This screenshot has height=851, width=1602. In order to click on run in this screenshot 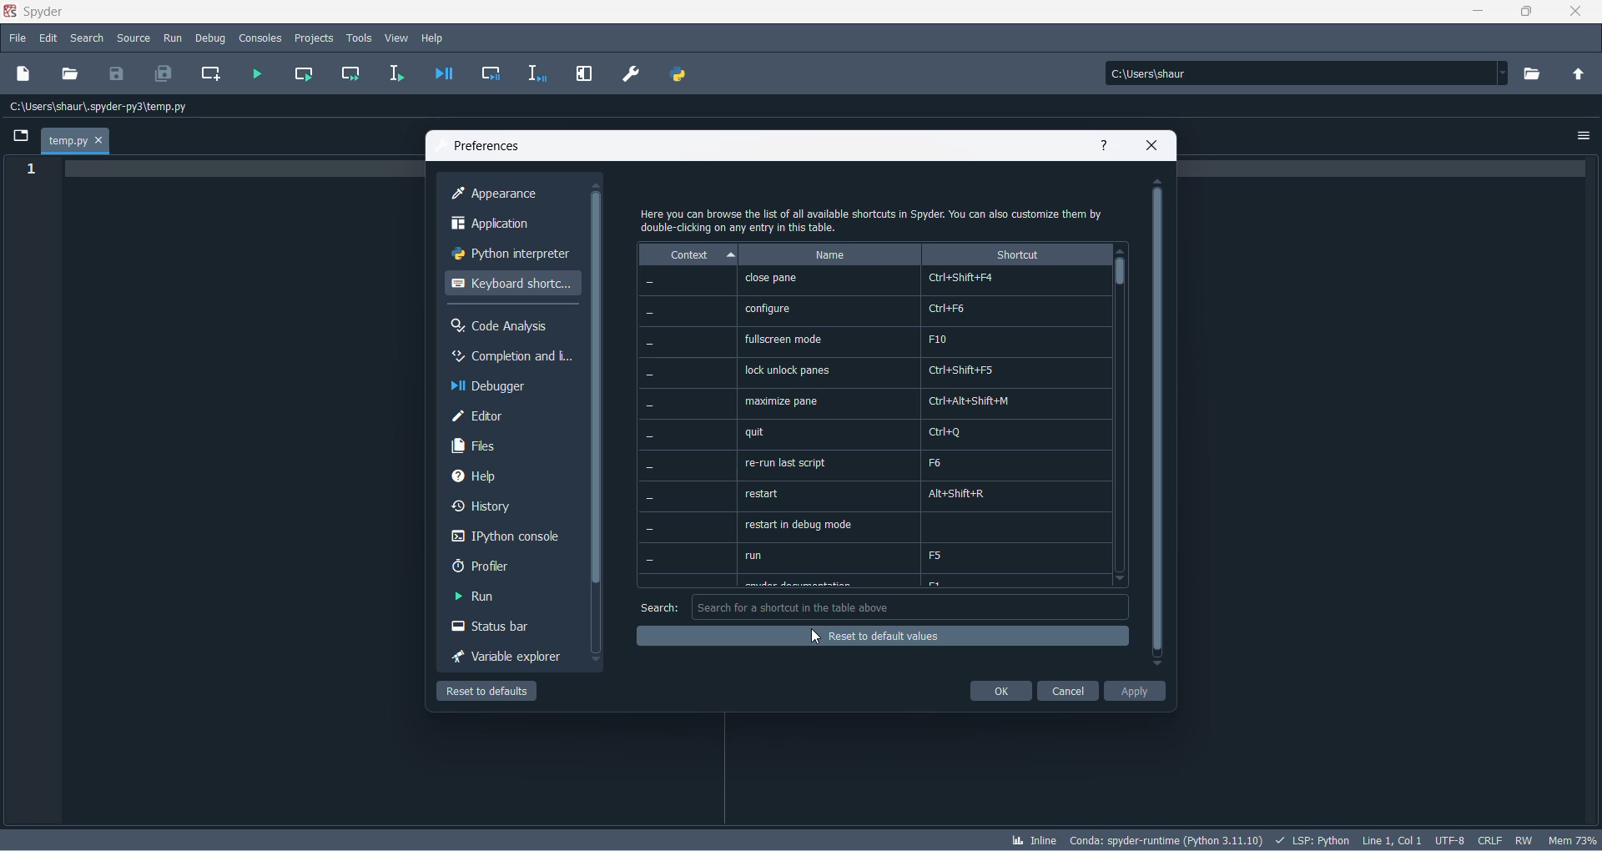, I will do `click(169, 36)`.